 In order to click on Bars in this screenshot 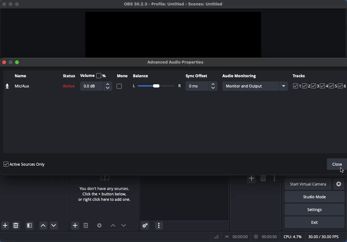, I will do `click(216, 237)`.